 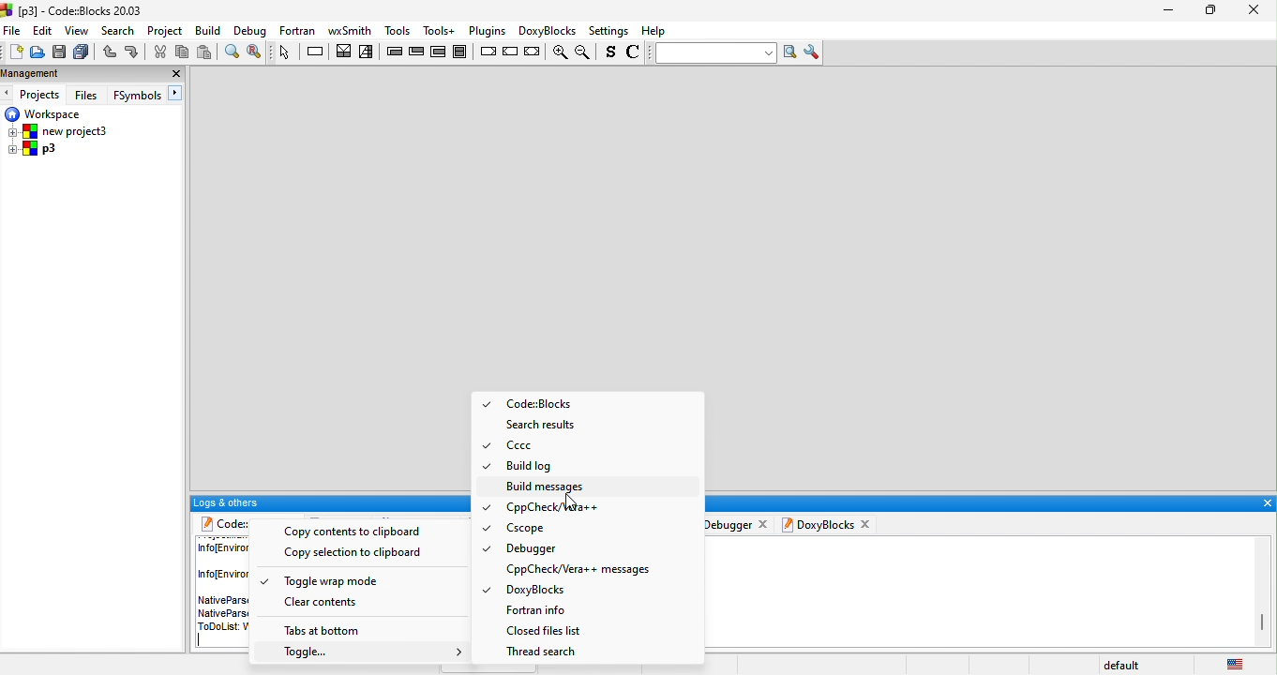 I want to click on toggle wrap mode, so click(x=324, y=581).